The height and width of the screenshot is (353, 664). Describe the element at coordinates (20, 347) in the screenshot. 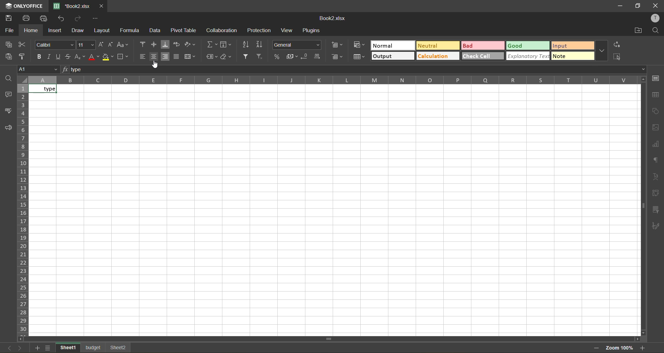

I see `next` at that location.